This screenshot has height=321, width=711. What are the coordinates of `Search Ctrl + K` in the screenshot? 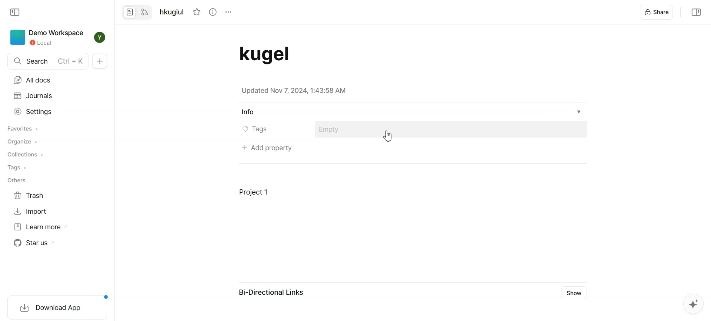 It's located at (47, 61).